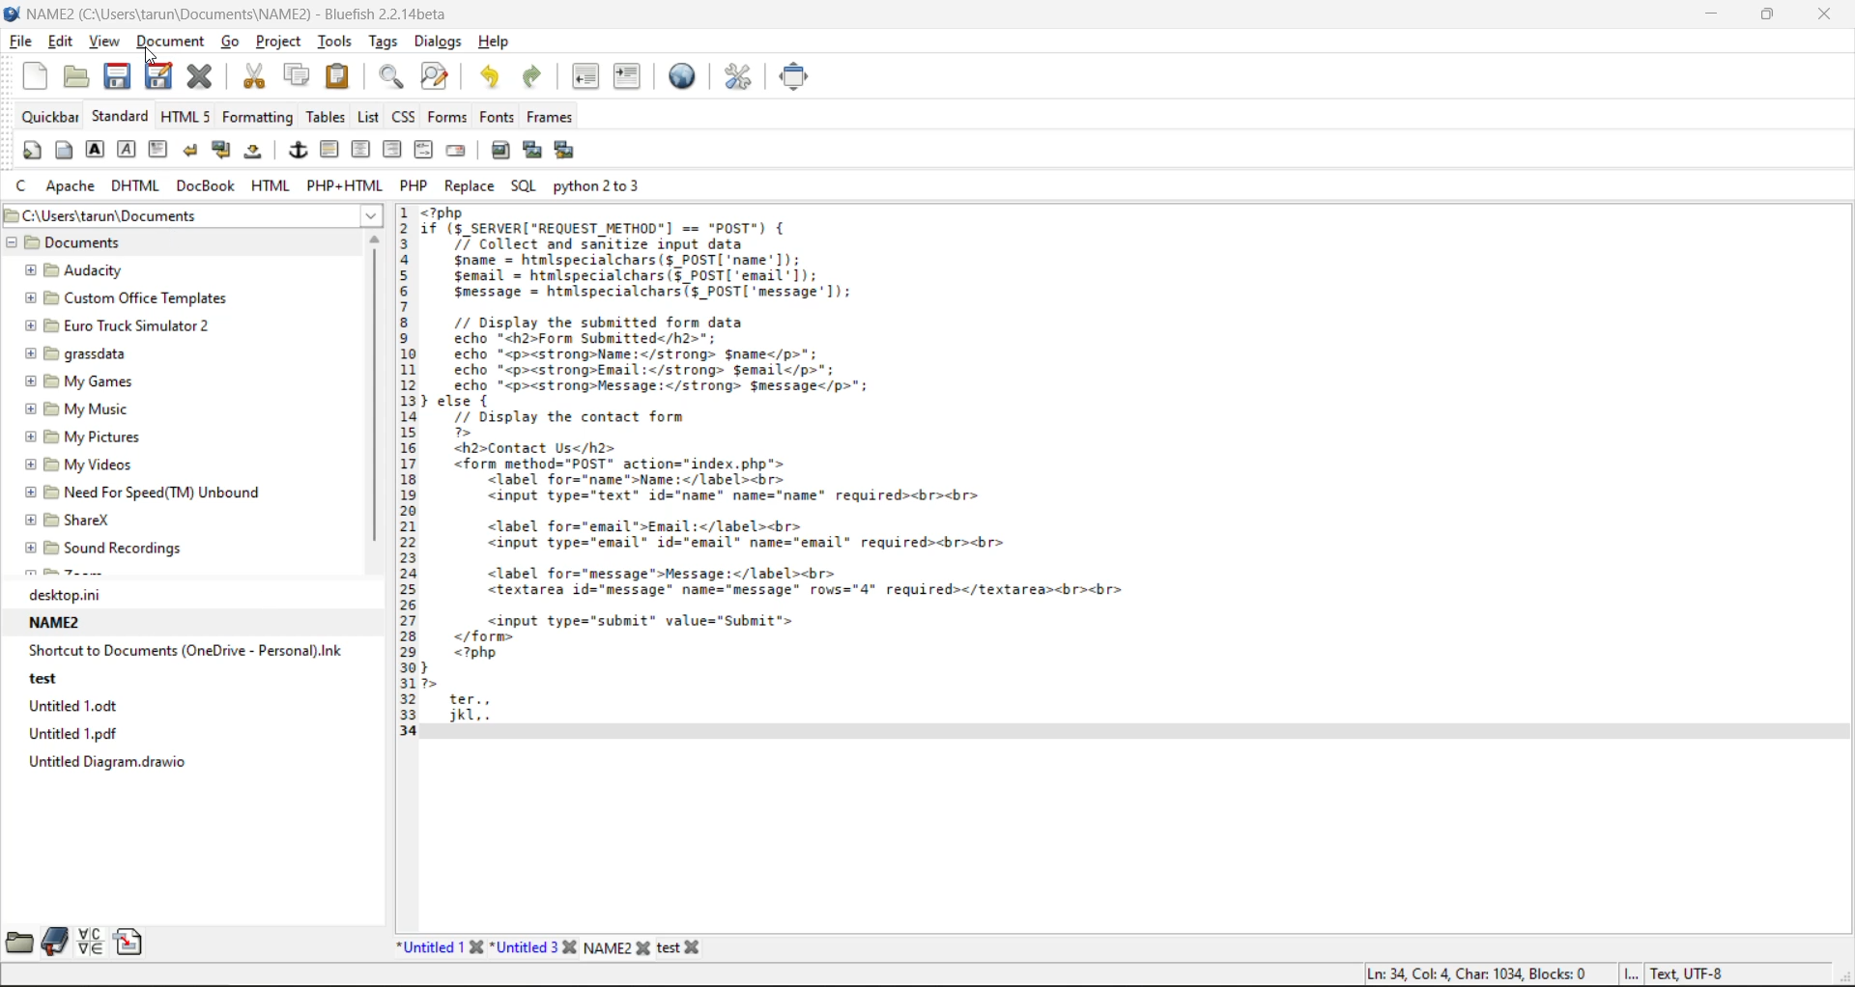 Image resolution: width=1855 pixels, height=987 pixels. Describe the element at coordinates (424, 148) in the screenshot. I see `html comment` at that location.